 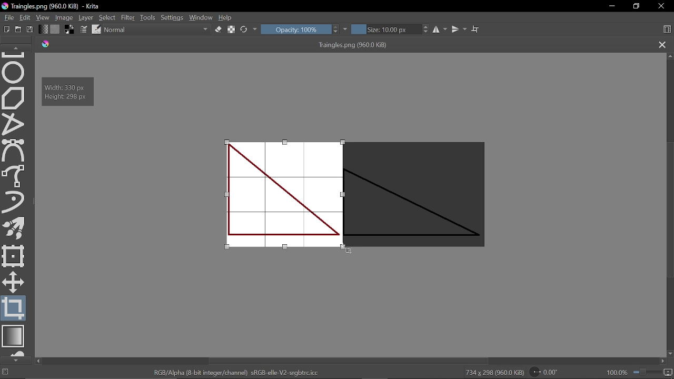 I want to click on Close tab, so click(x=662, y=45).